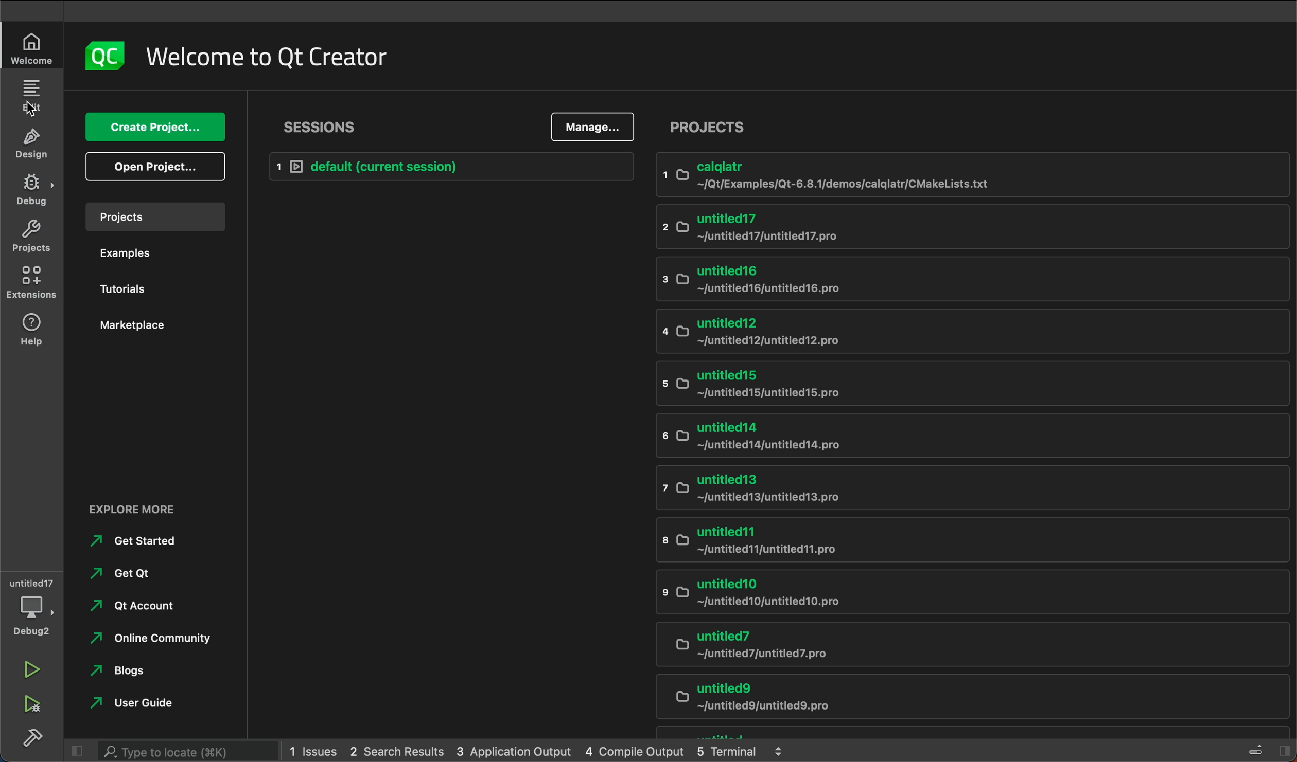  What do you see at coordinates (118, 576) in the screenshot?
I see `get qt` at bounding box center [118, 576].